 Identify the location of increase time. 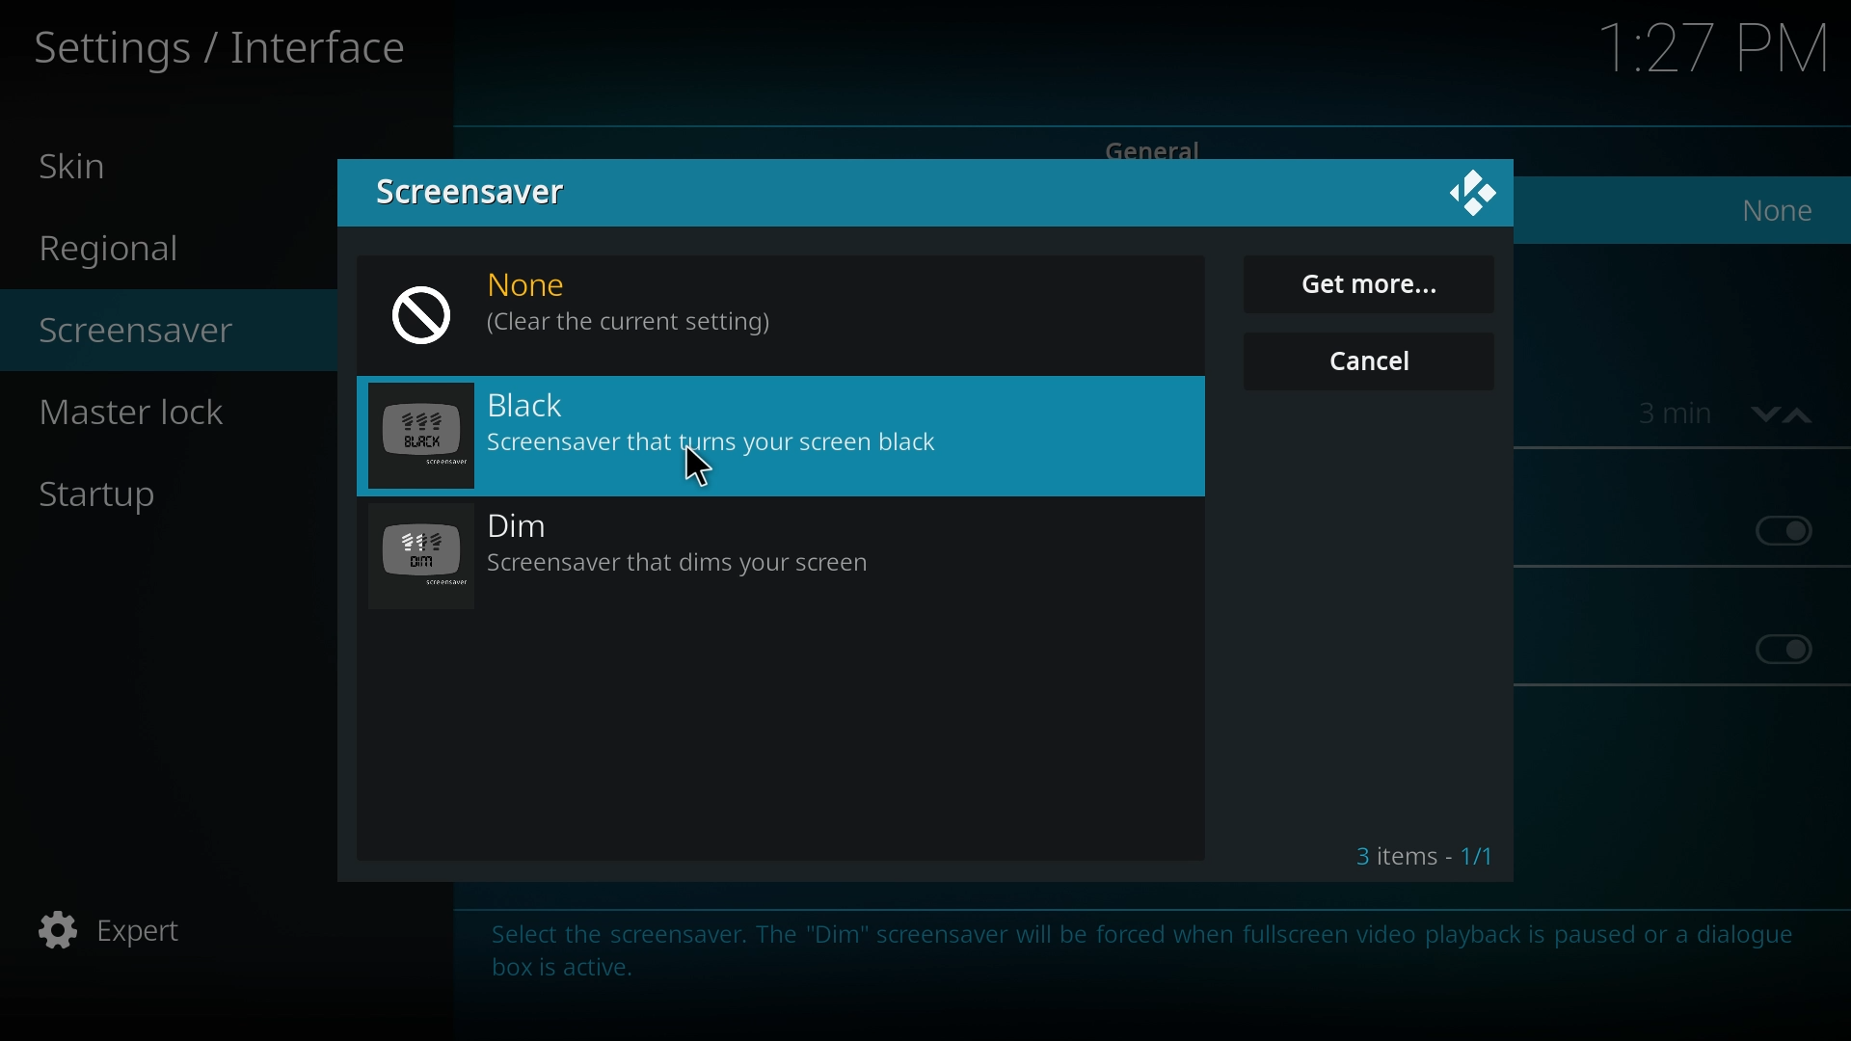
(1801, 418).